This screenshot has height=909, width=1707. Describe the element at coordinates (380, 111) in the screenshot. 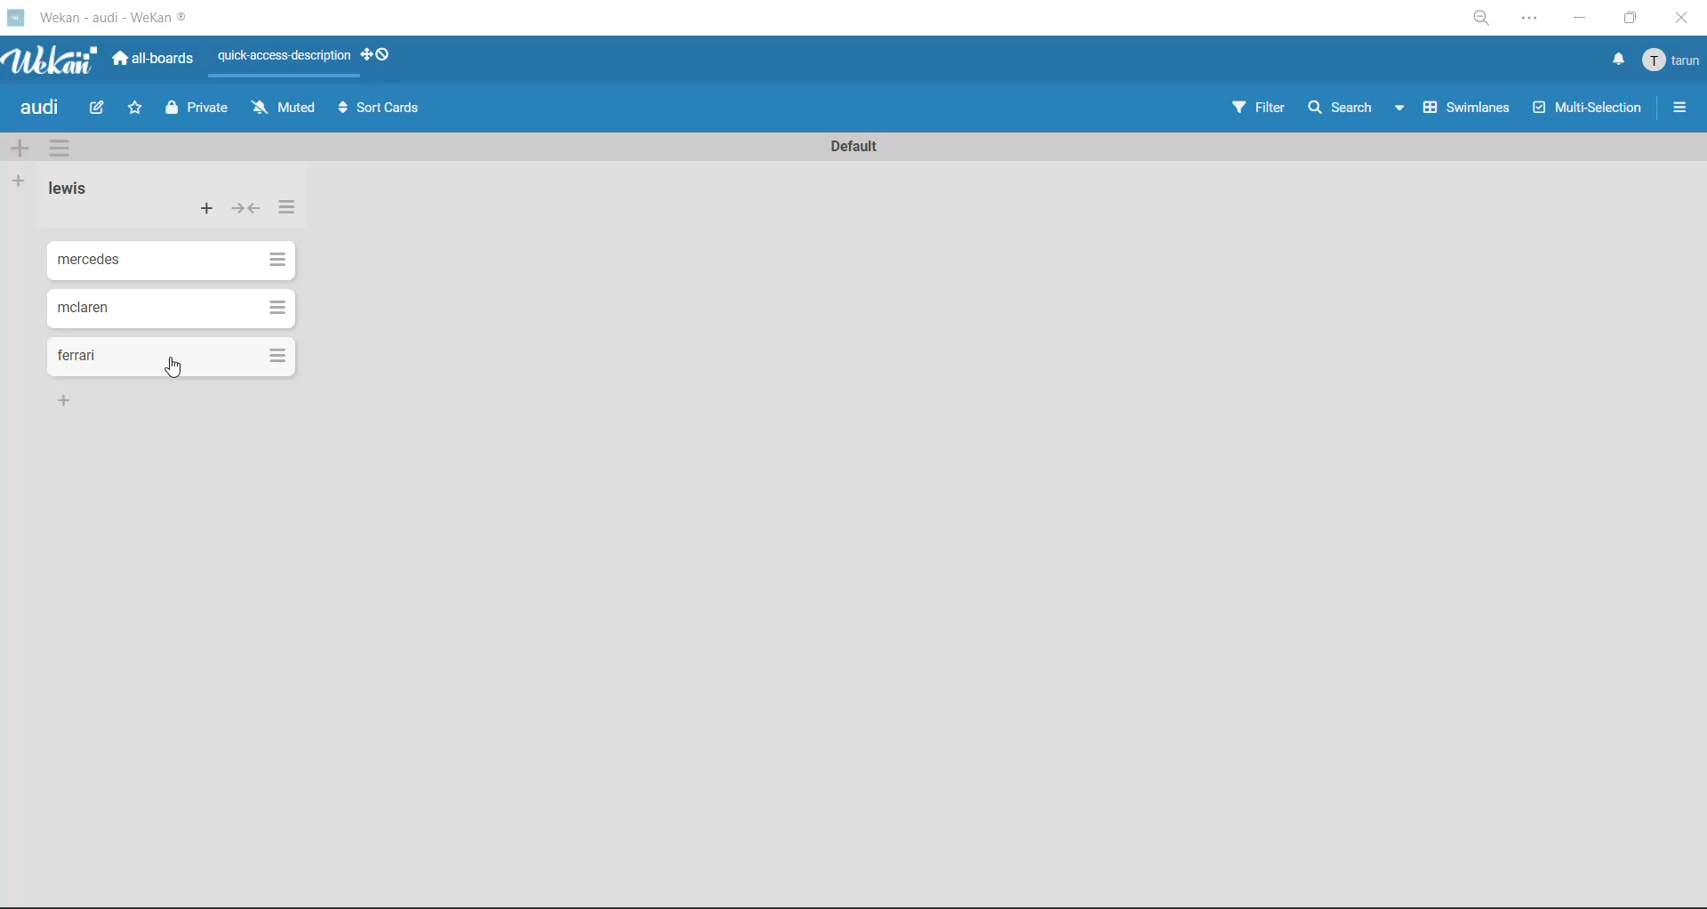

I see `sort cards` at that location.